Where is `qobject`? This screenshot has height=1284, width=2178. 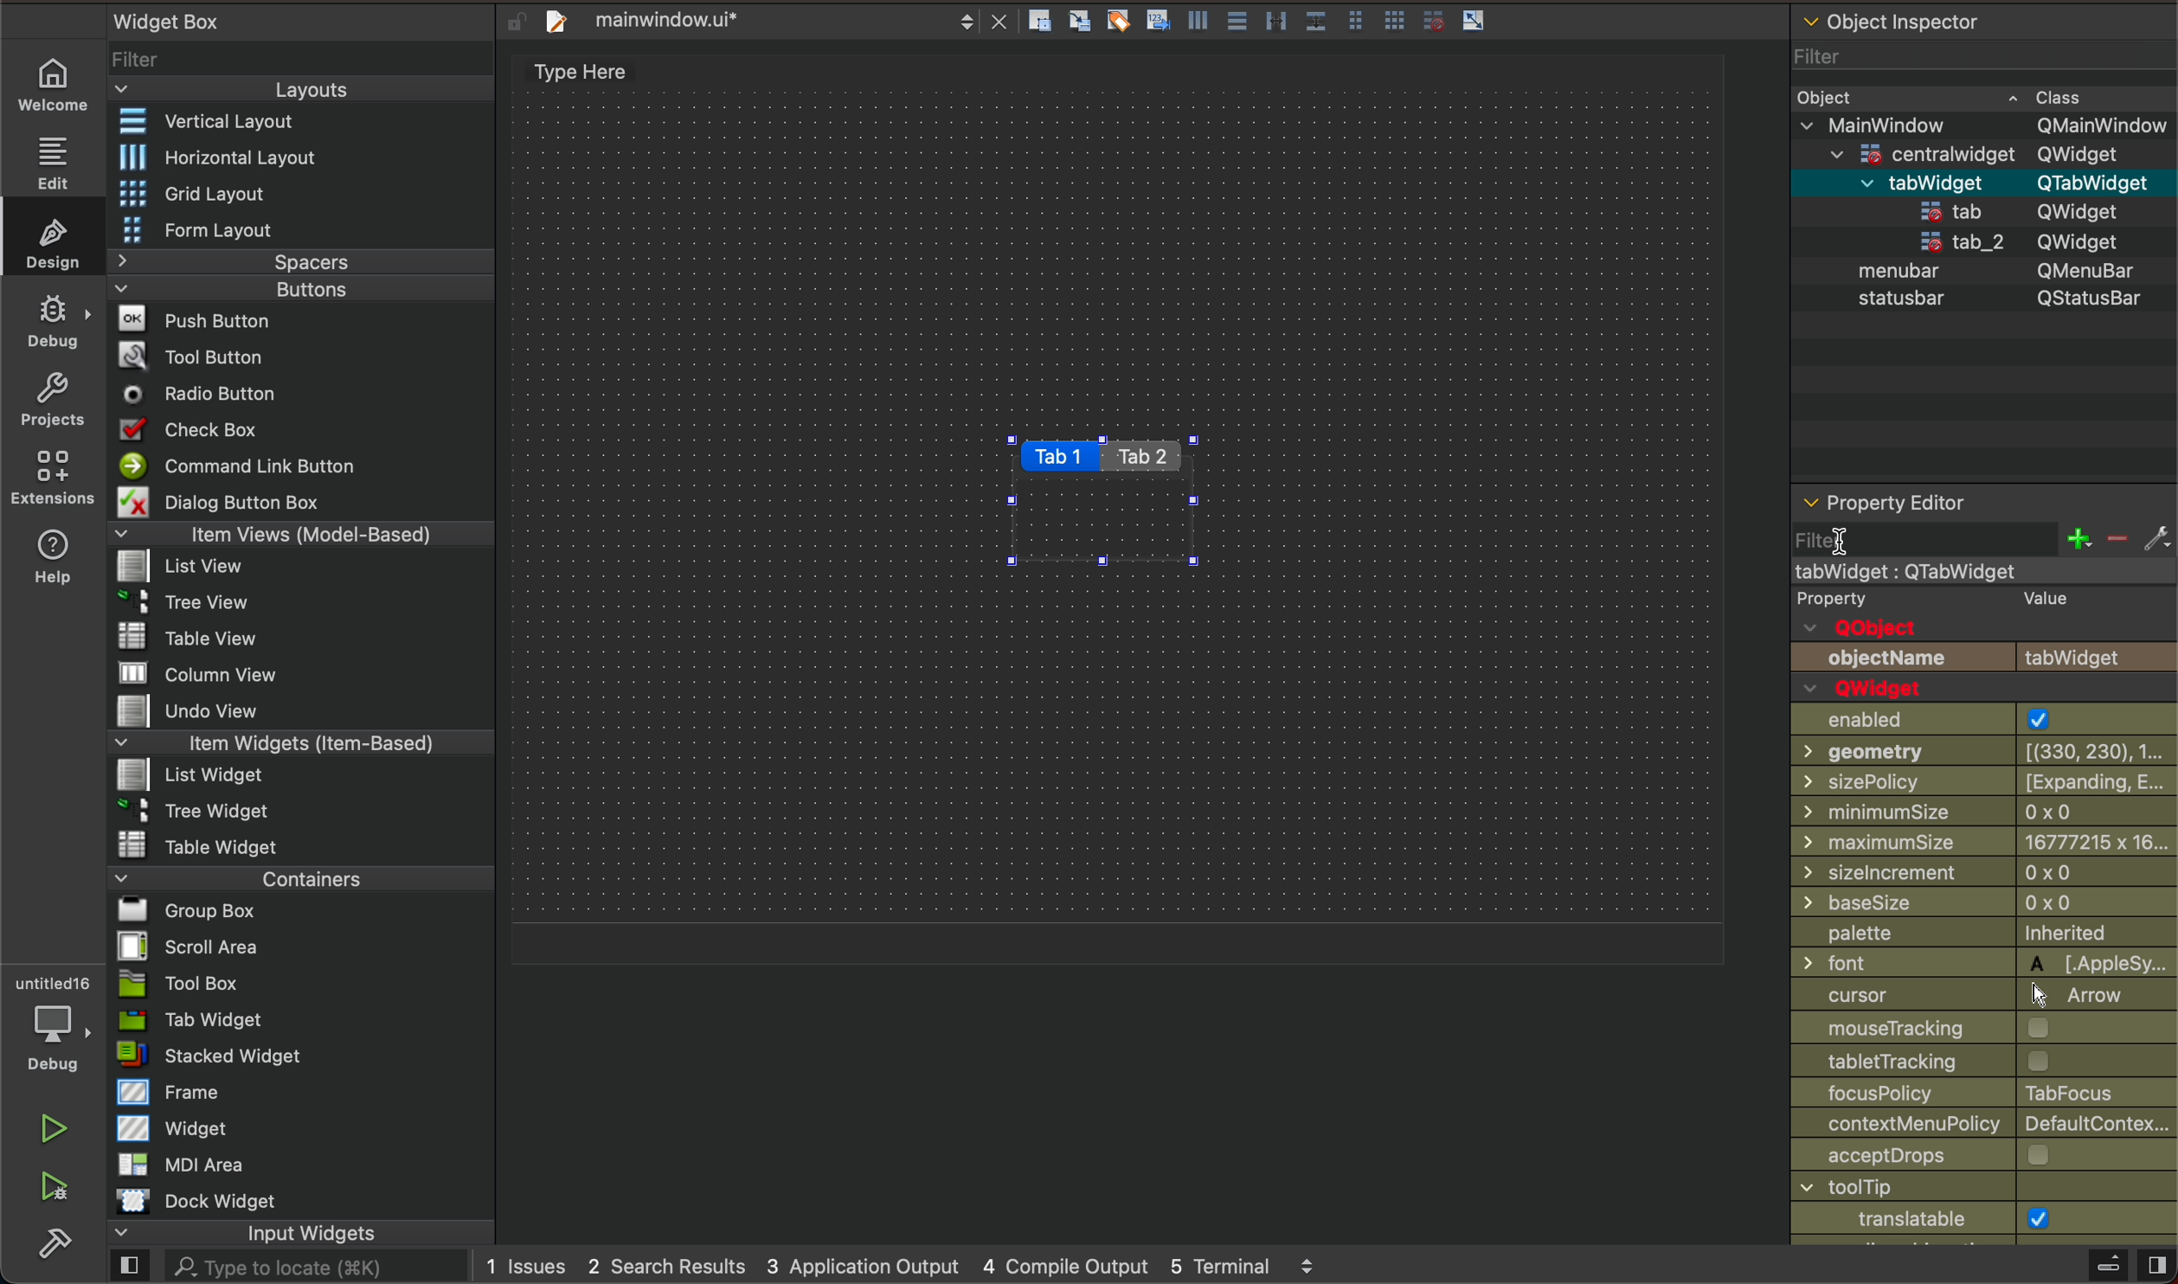
qobject is located at coordinates (1980, 612).